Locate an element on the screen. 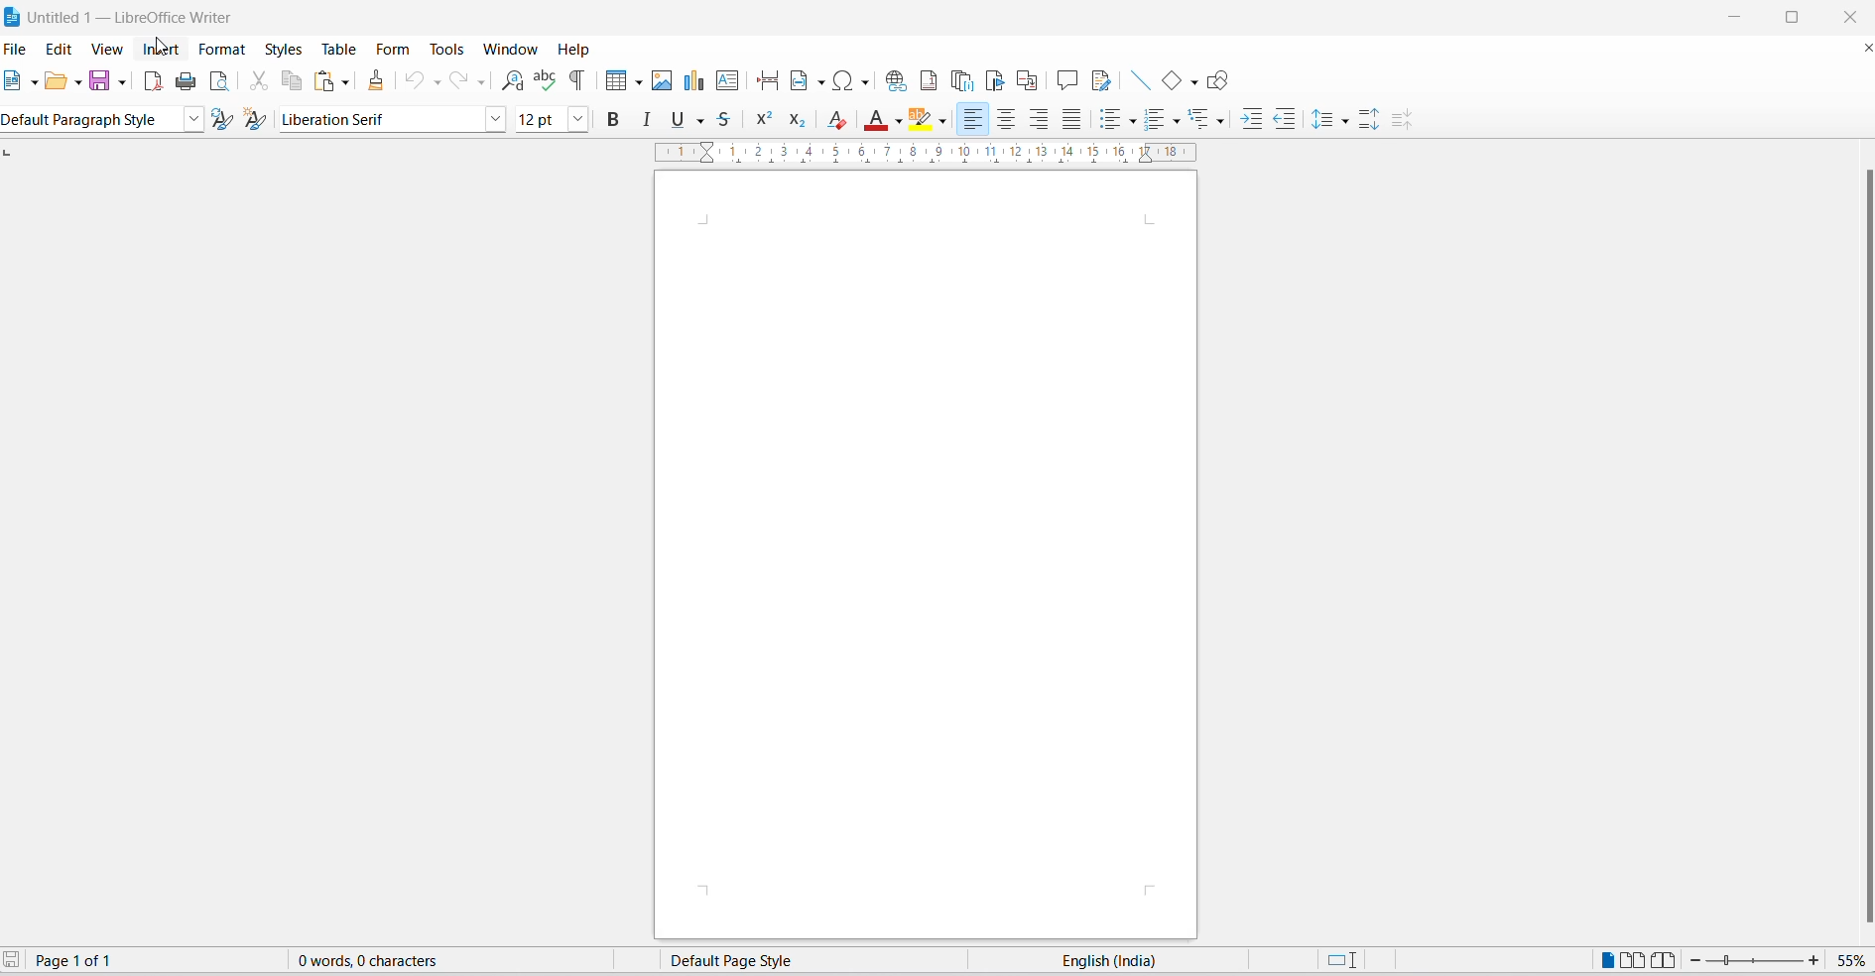  close is located at coordinates (1846, 15).